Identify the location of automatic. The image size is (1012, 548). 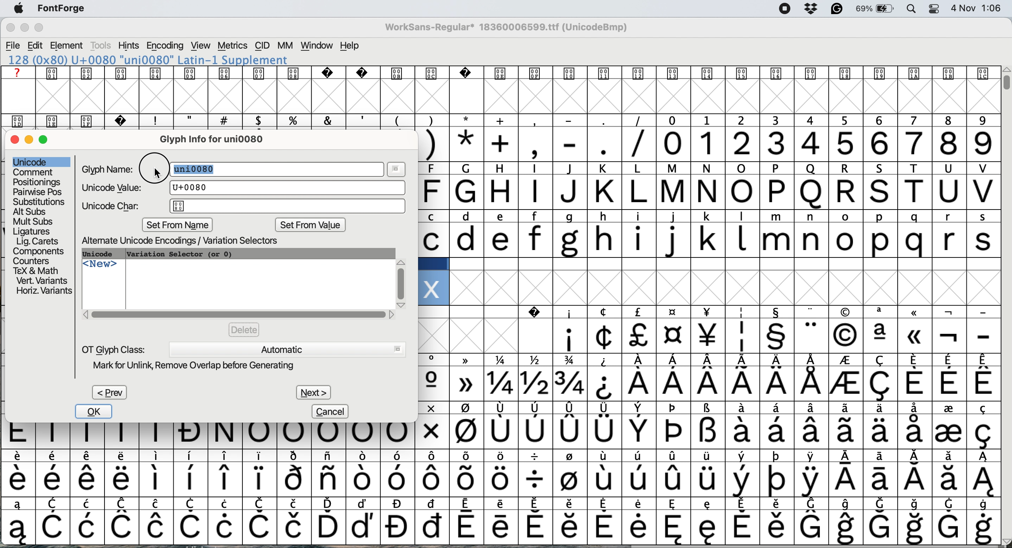
(286, 349).